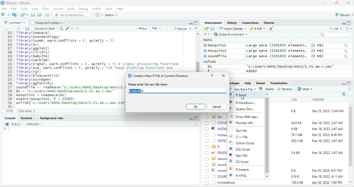 This screenshot has width=354, height=187. What do you see at coordinates (304, 89) in the screenshot?
I see ` More ` at bounding box center [304, 89].